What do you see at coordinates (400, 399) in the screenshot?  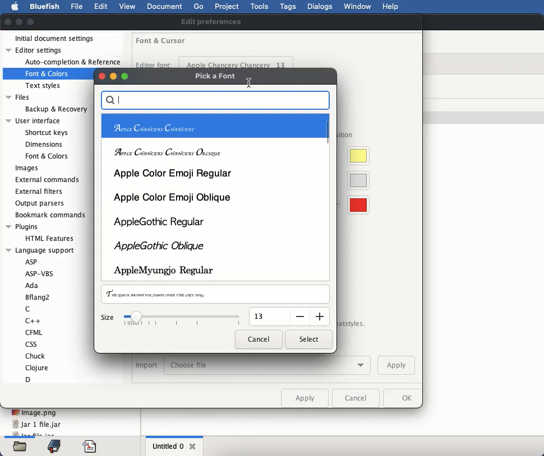 I see `ok` at bounding box center [400, 399].